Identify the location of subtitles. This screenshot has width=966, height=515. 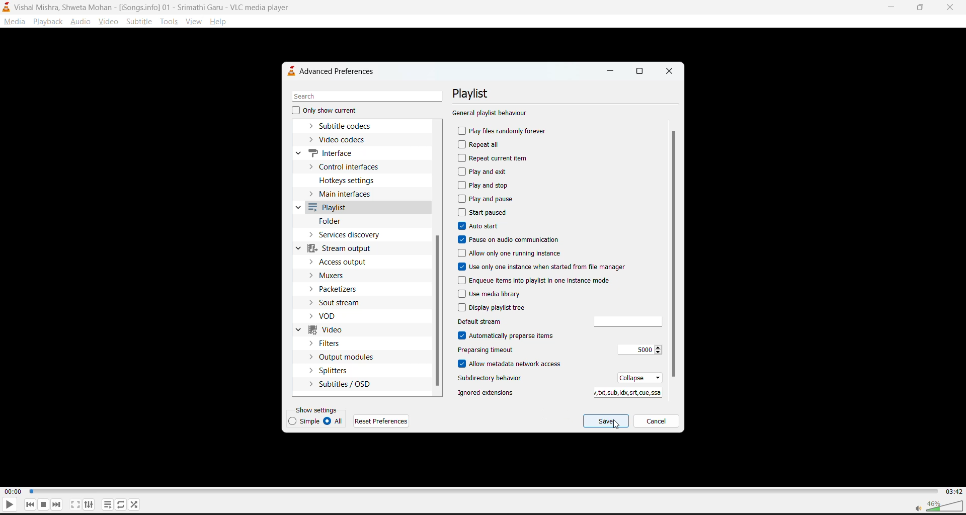
(347, 385).